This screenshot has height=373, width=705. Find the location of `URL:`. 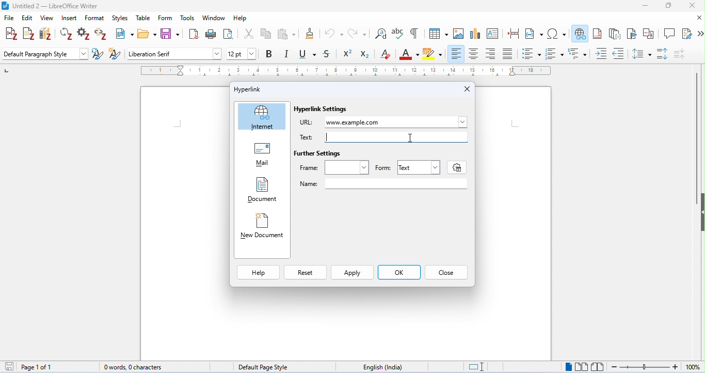

URL: is located at coordinates (308, 120).